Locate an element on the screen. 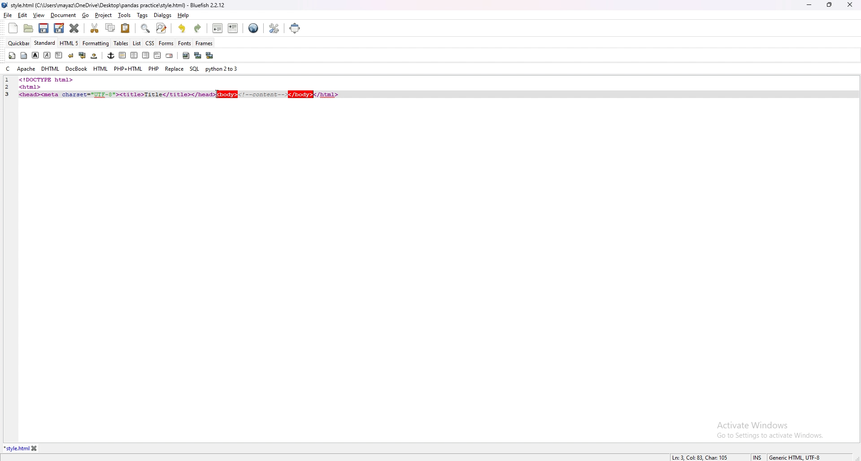 The width and height of the screenshot is (861, 461). break and clear is located at coordinates (82, 55).